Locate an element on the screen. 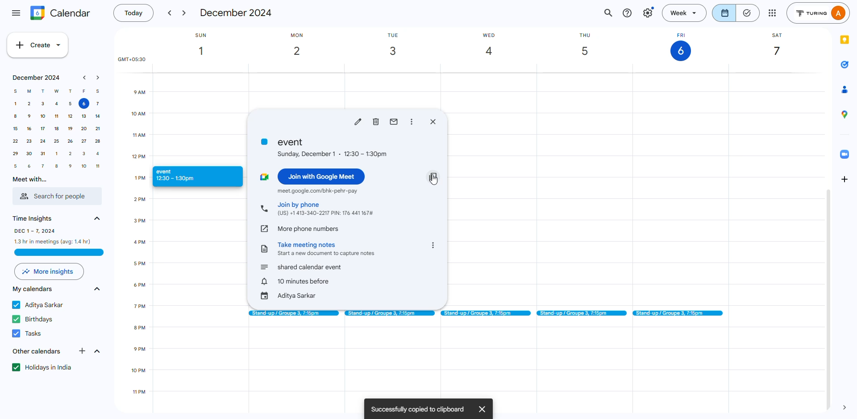 The image size is (857, 419). settings is located at coordinates (648, 12).